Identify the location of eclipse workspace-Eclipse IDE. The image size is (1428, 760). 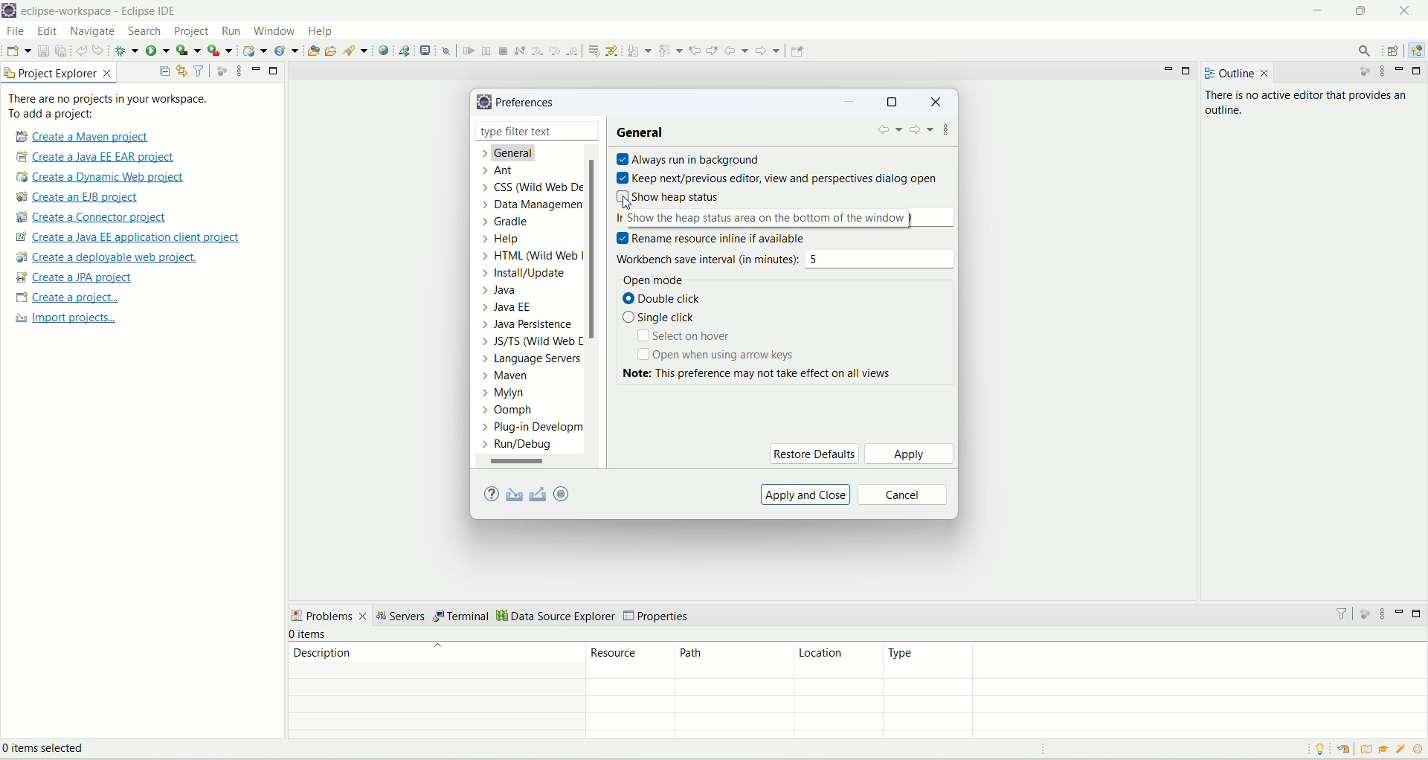
(103, 11).